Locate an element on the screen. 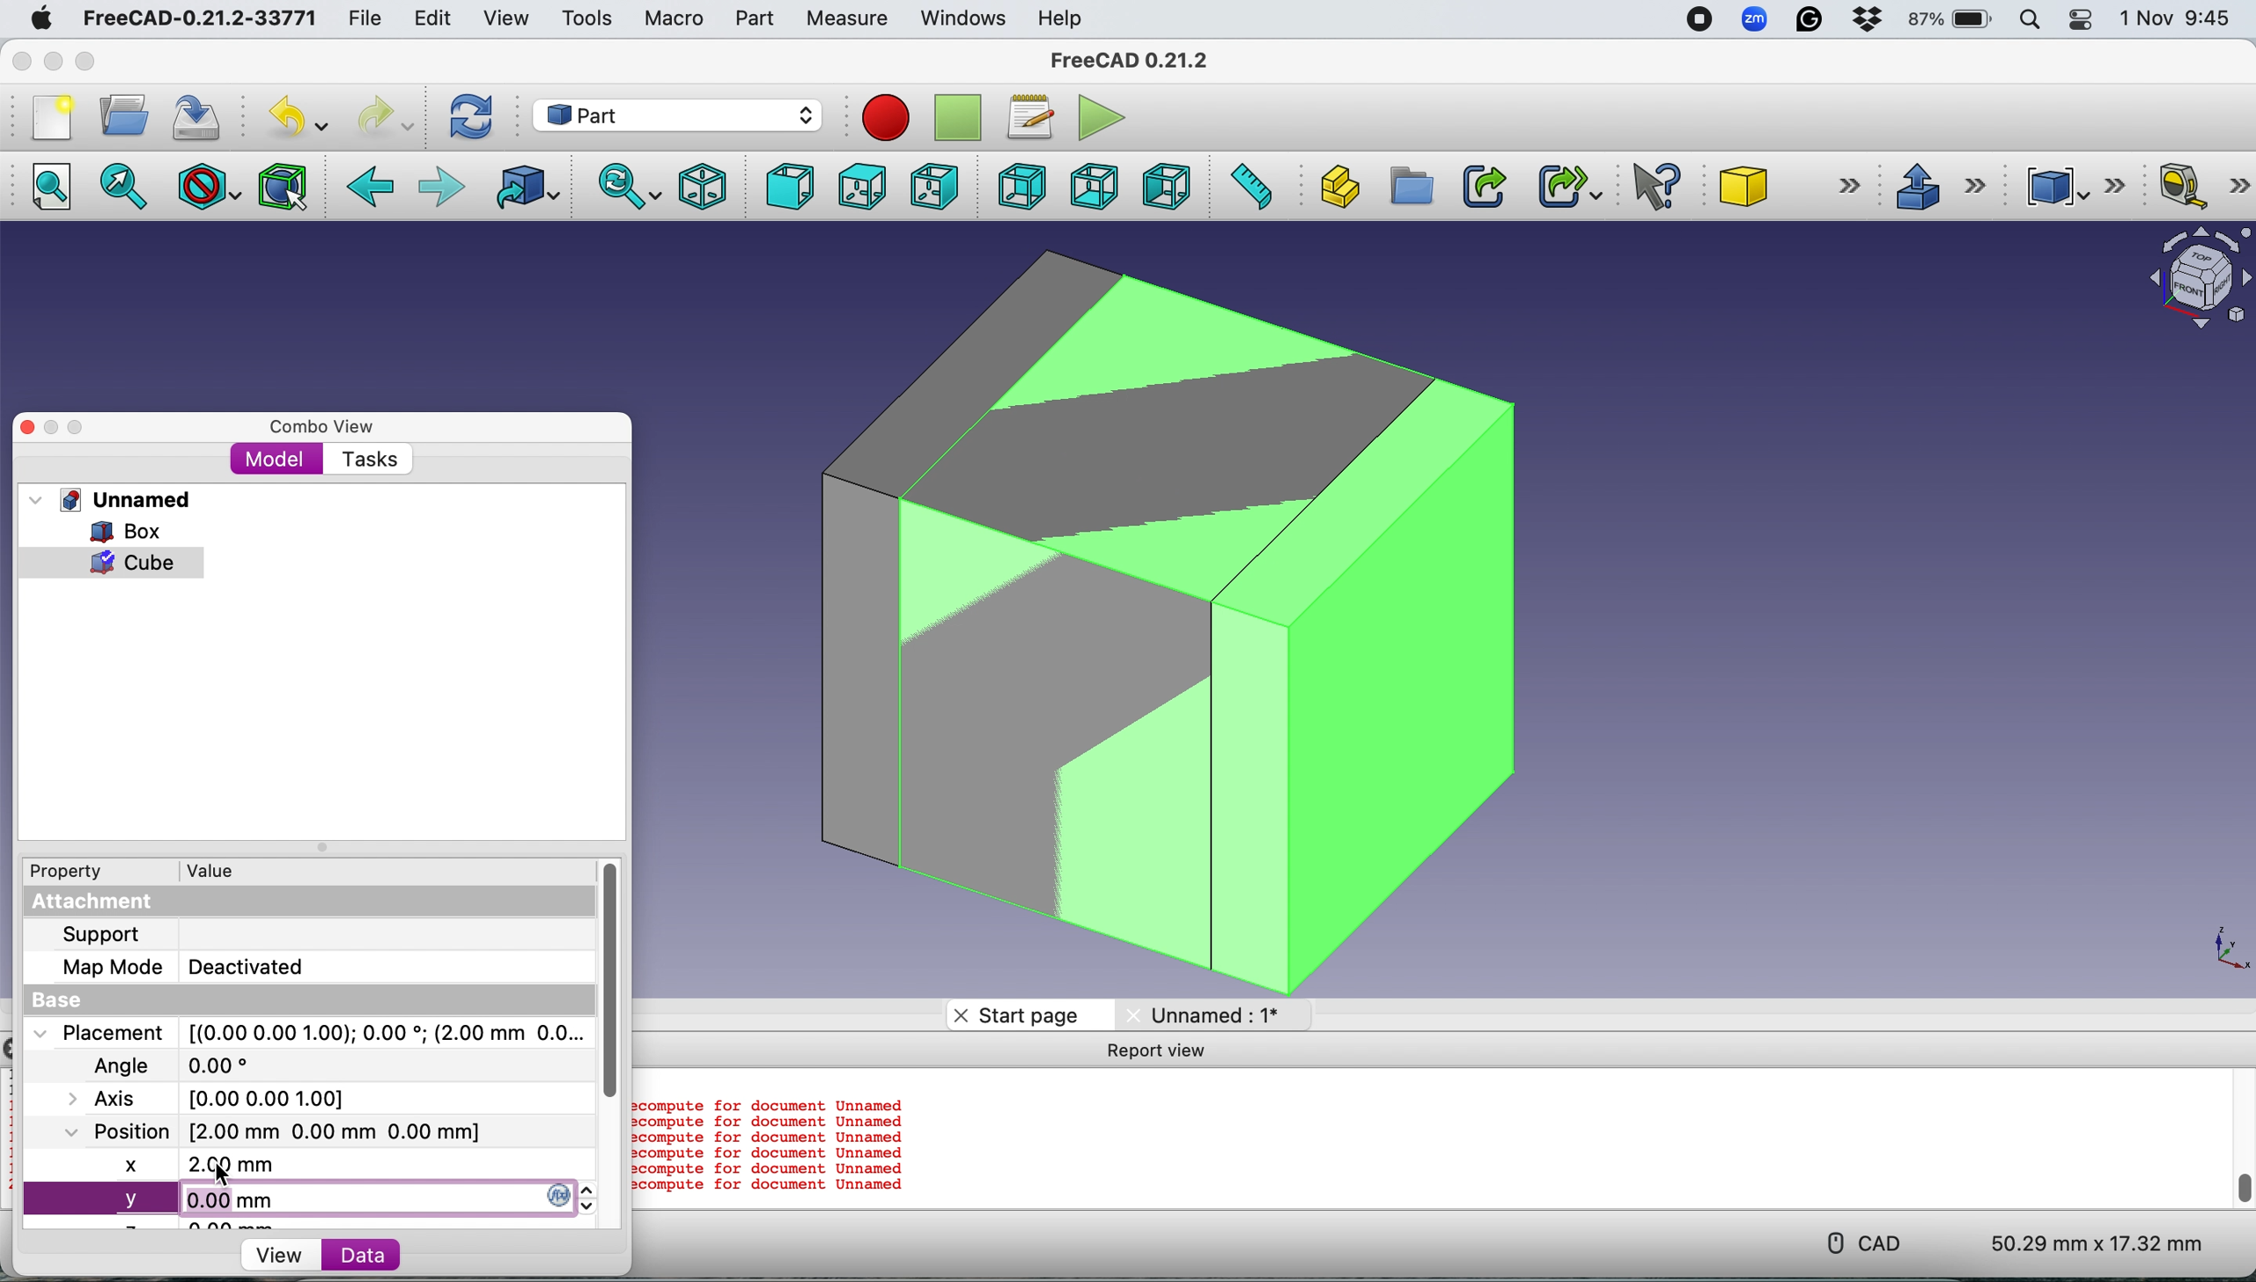  Placement is located at coordinates (313, 1033).